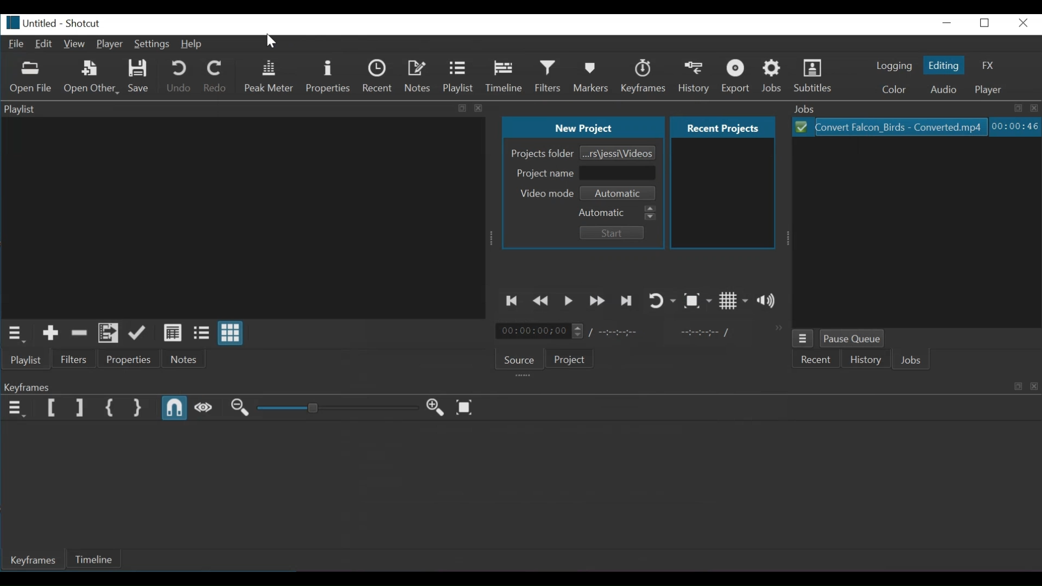 The image size is (1042, 586). I want to click on Edit, so click(46, 43).